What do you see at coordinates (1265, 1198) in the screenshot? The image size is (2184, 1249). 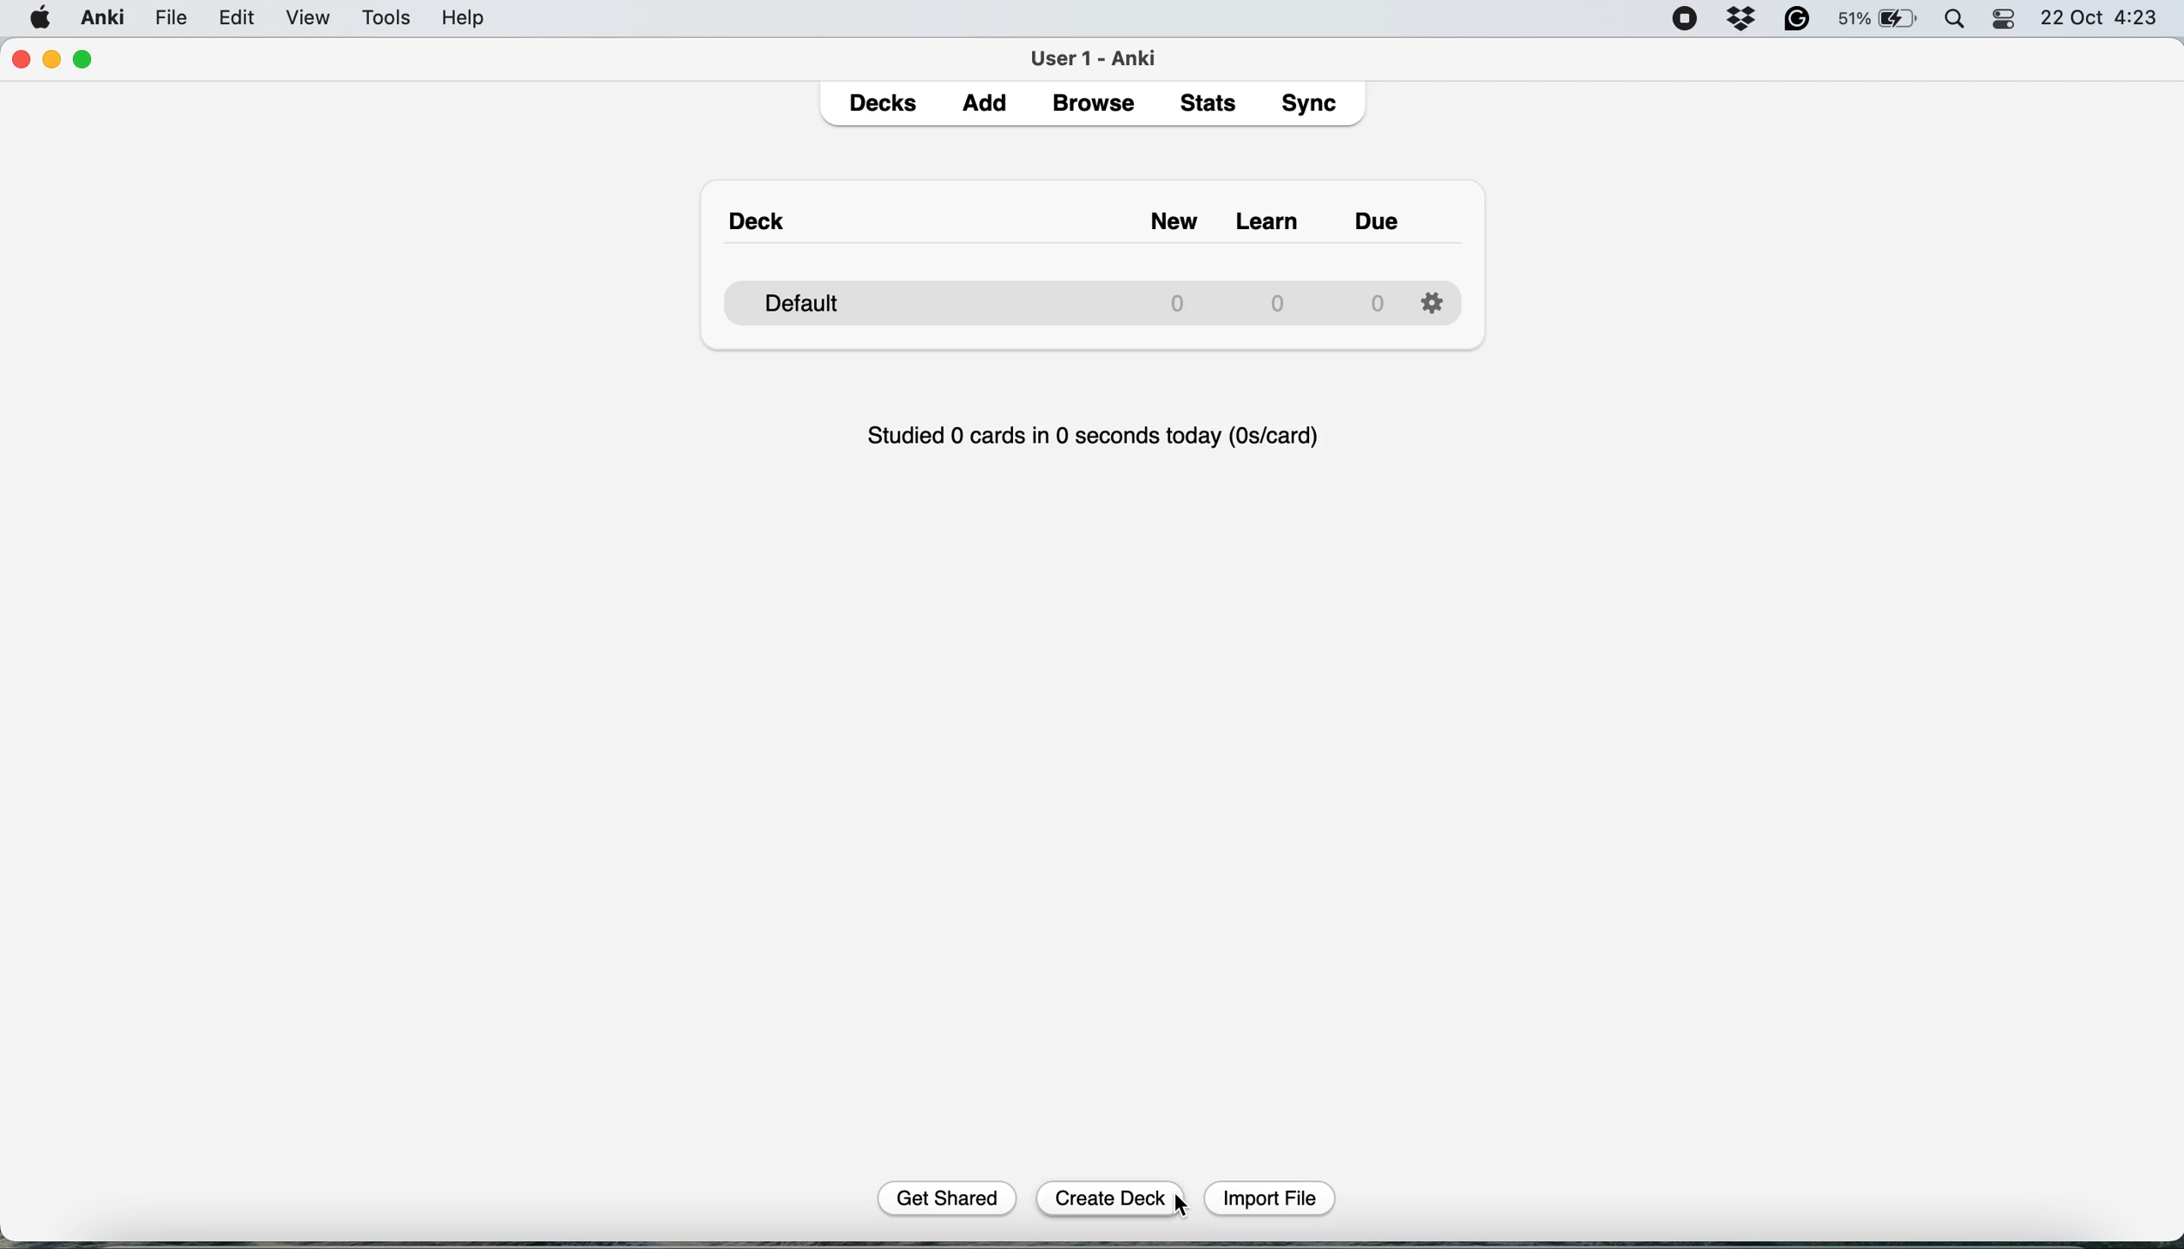 I see `import file` at bounding box center [1265, 1198].